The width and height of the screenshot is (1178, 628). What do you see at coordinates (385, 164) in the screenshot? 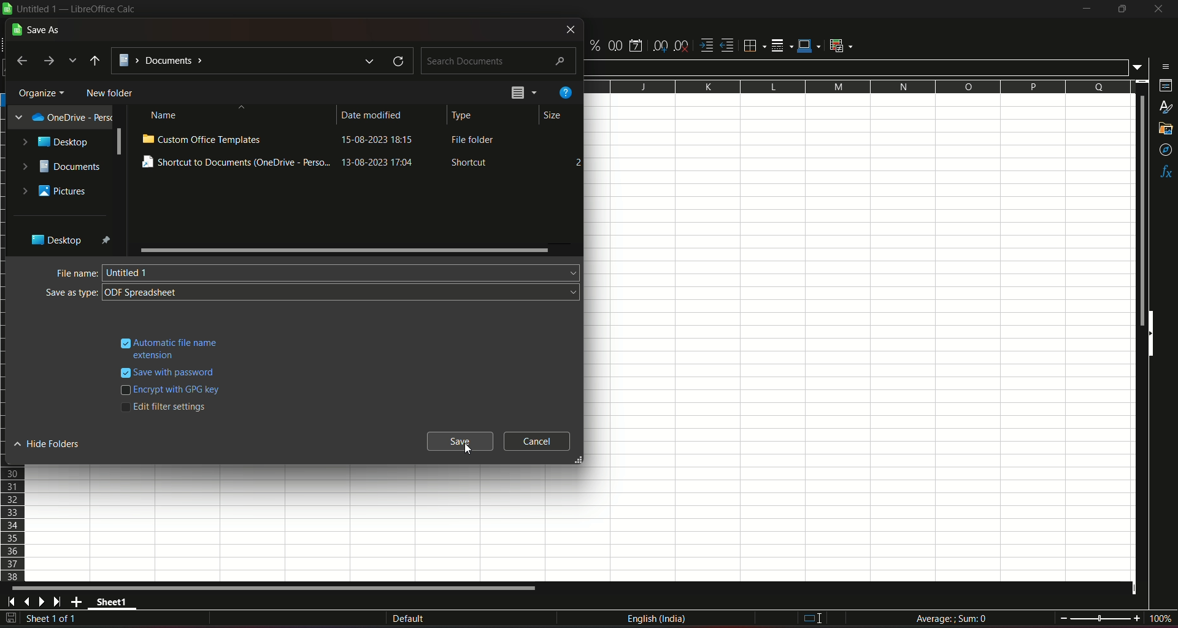
I see `13-08-2023 17:04` at bounding box center [385, 164].